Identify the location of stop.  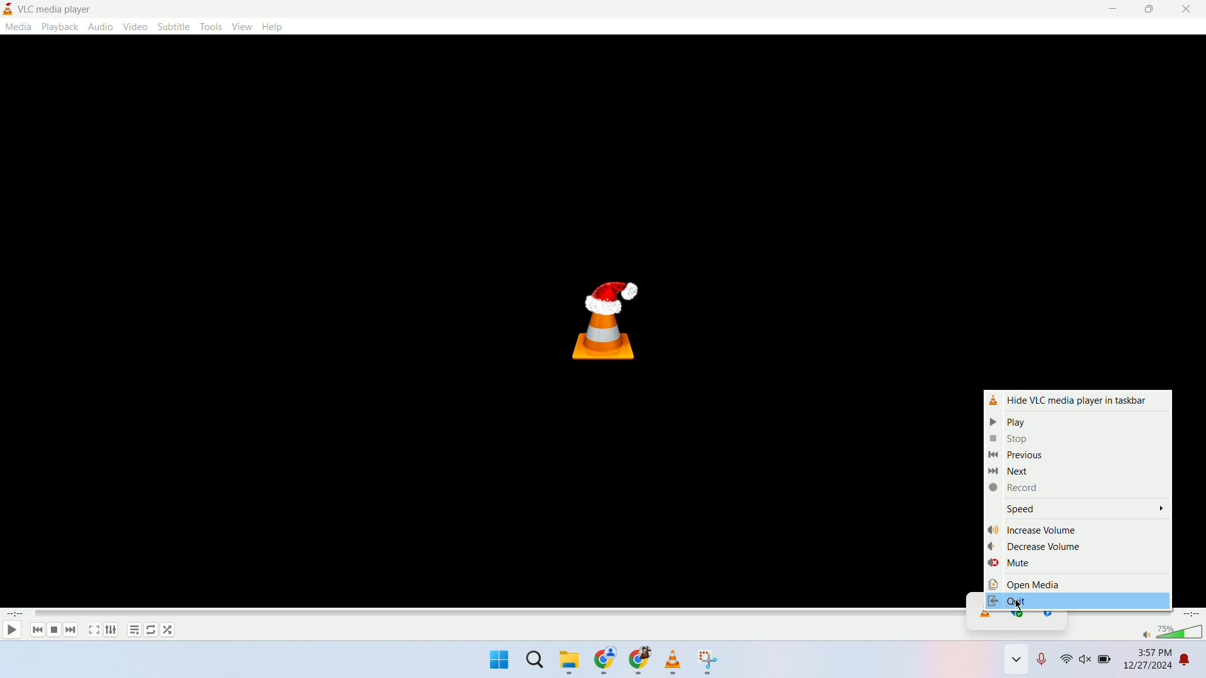
(1073, 439).